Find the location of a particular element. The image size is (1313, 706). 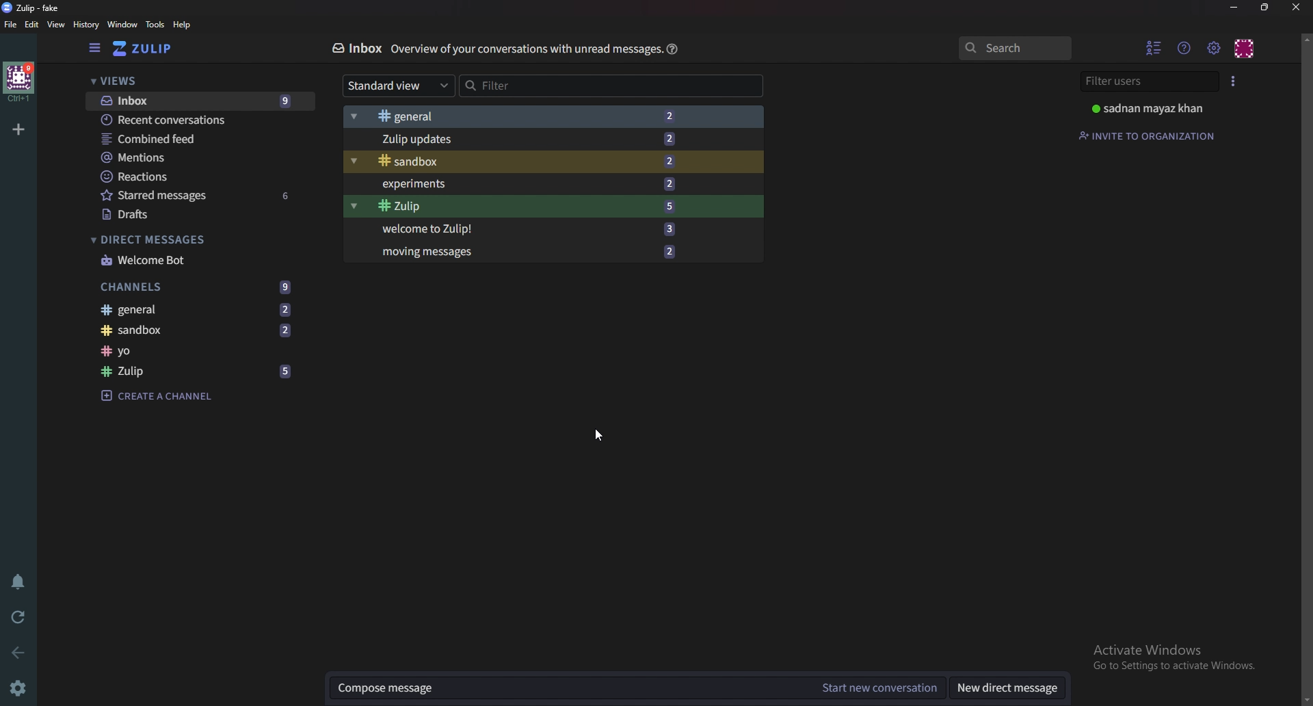

General is located at coordinates (202, 311).